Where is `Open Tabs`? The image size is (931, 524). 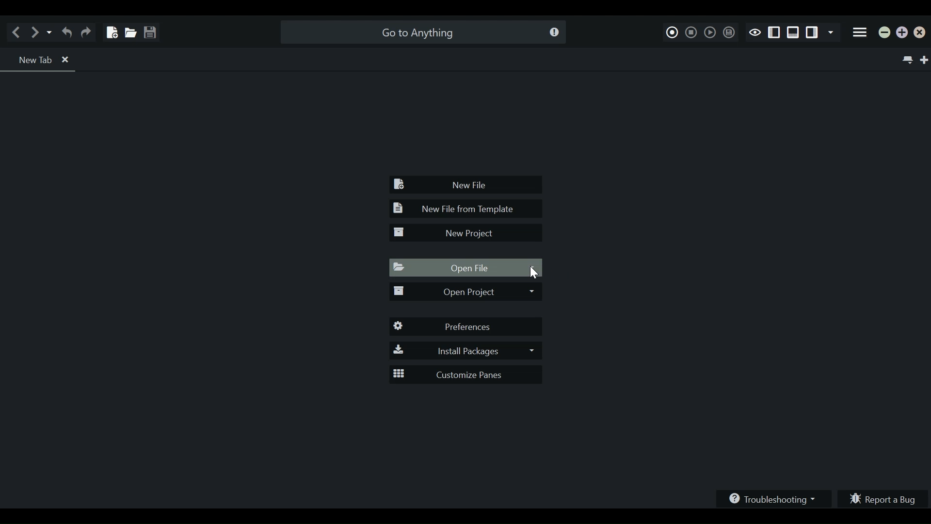 Open Tabs is located at coordinates (40, 60).